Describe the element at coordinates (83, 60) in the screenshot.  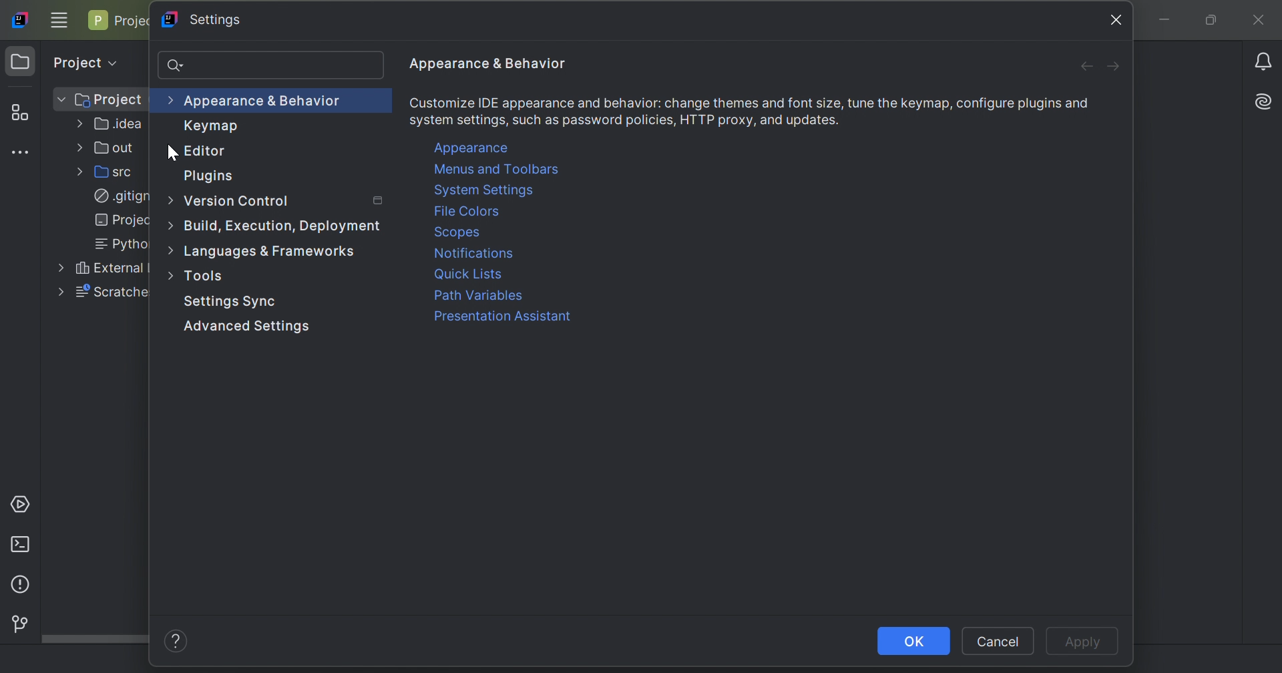
I see `Project` at that location.